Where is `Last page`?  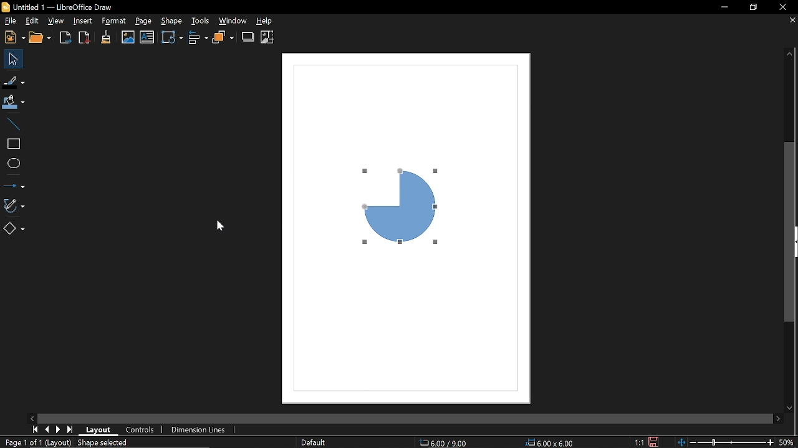
Last page is located at coordinates (70, 429).